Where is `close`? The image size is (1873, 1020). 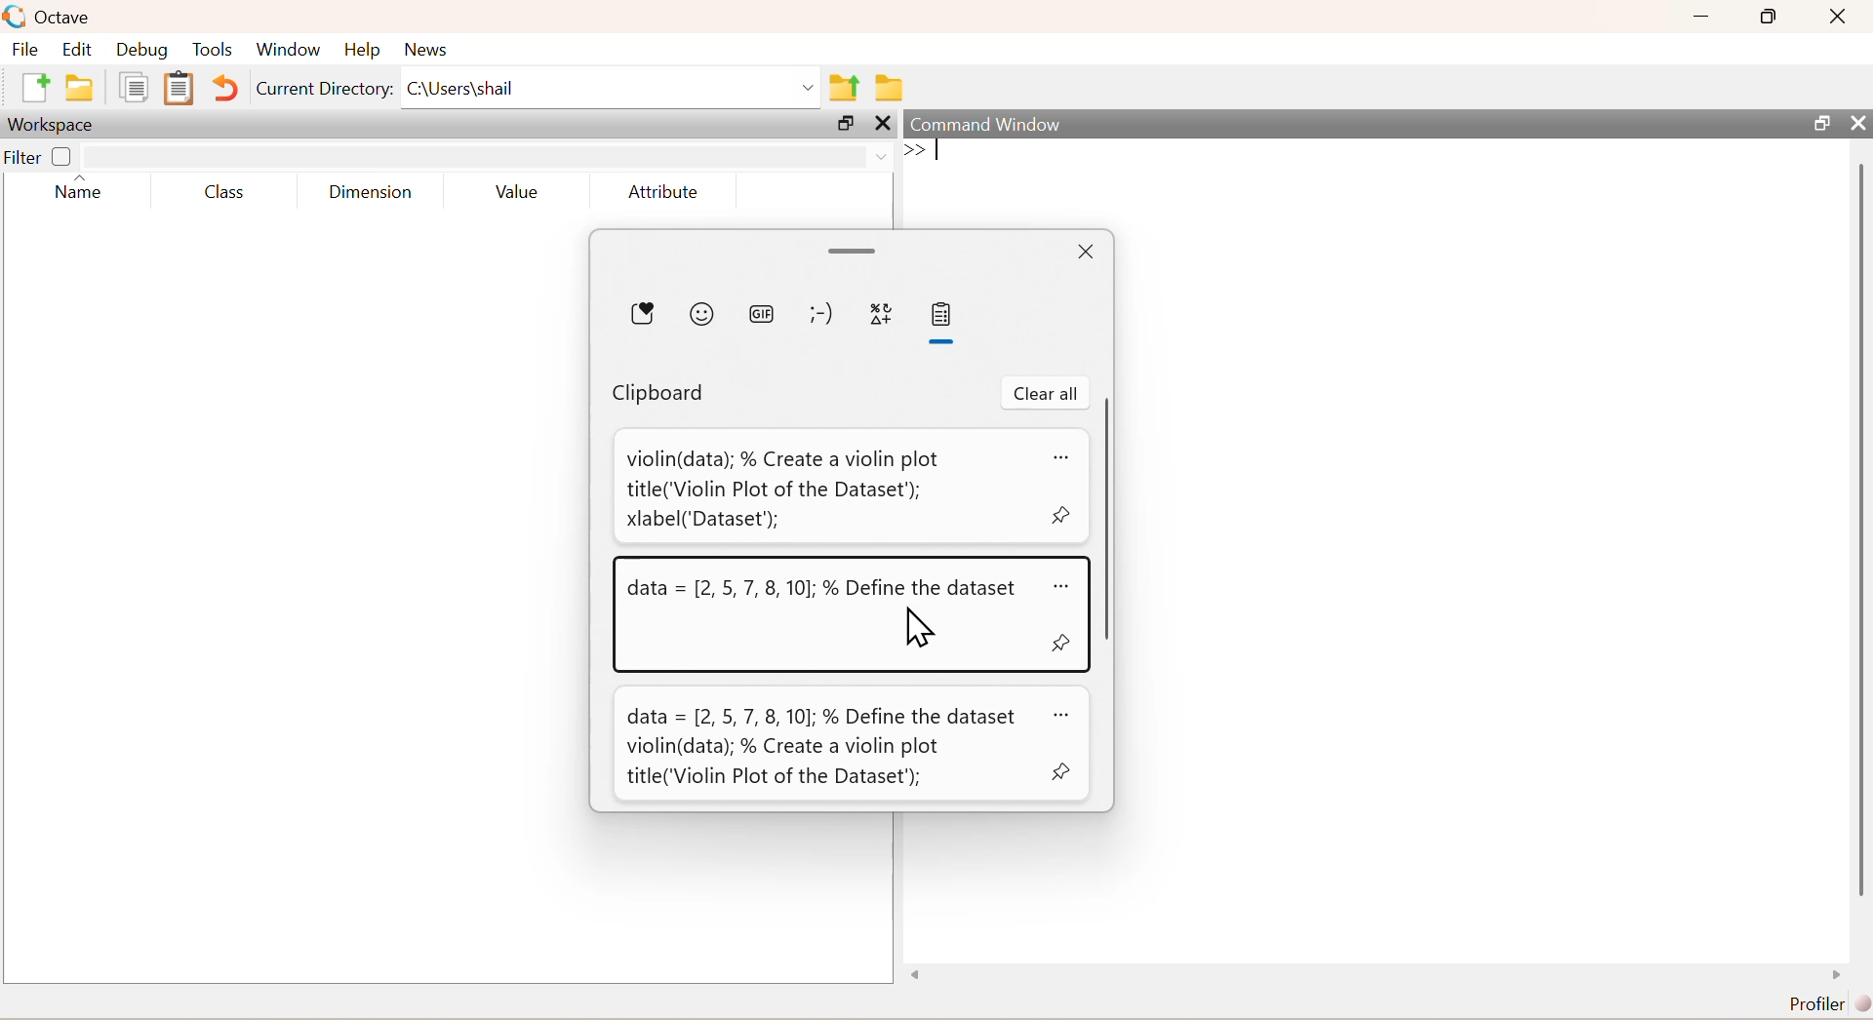 close is located at coordinates (1841, 16).